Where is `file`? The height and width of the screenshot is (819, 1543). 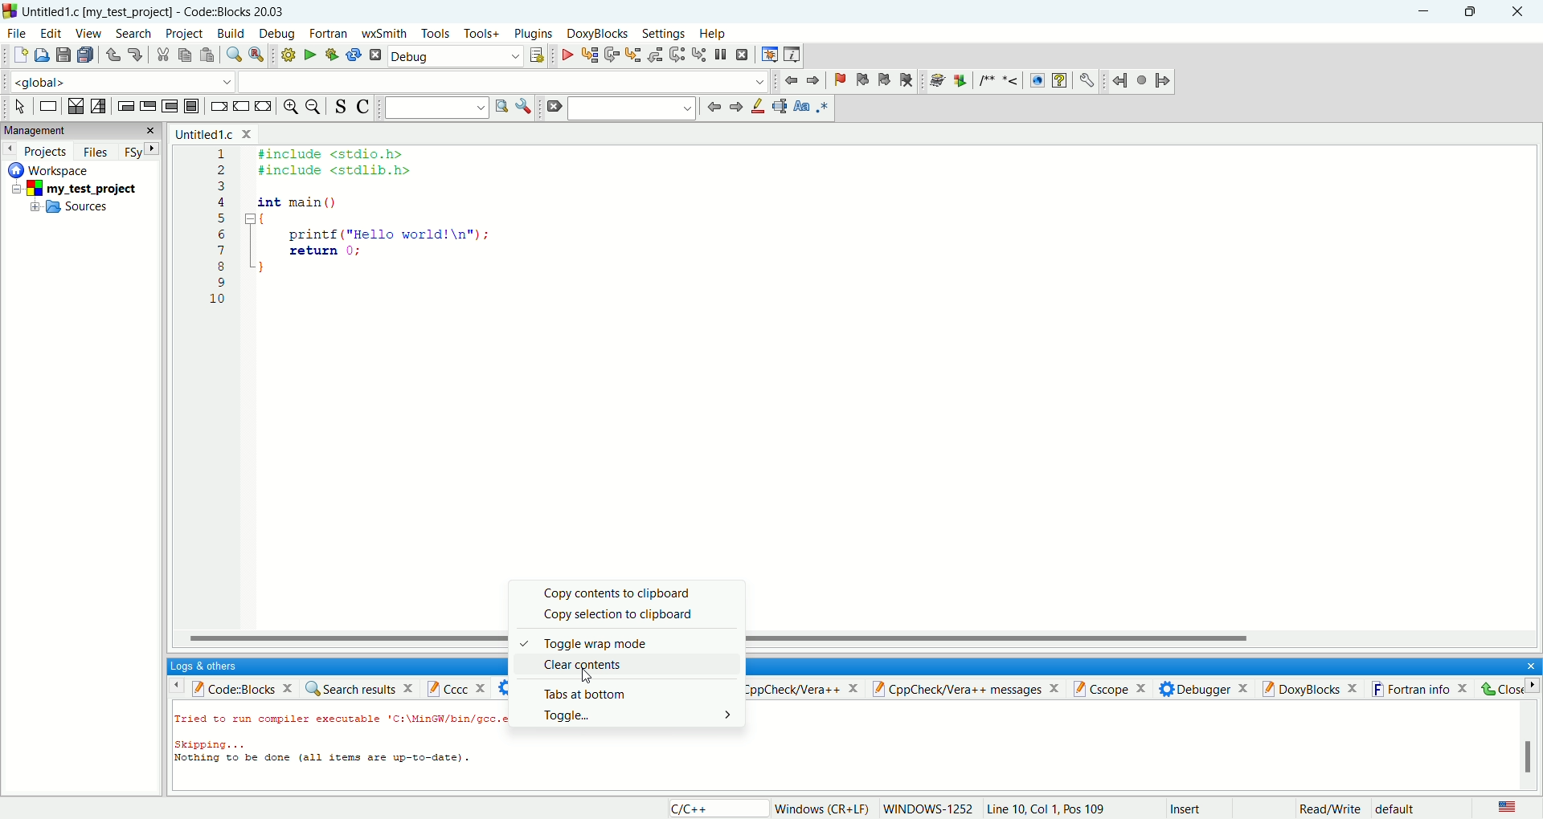
file is located at coordinates (16, 32).